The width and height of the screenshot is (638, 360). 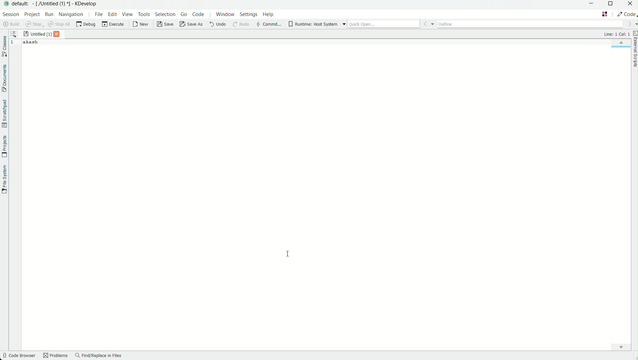 What do you see at coordinates (605, 14) in the screenshot?
I see `change layout` at bounding box center [605, 14].